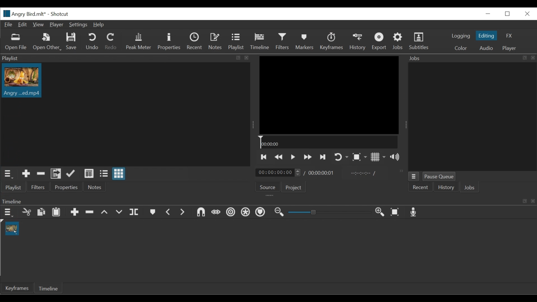  Describe the element at coordinates (294, 187) in the screenshot. I see `Projects` at that location.